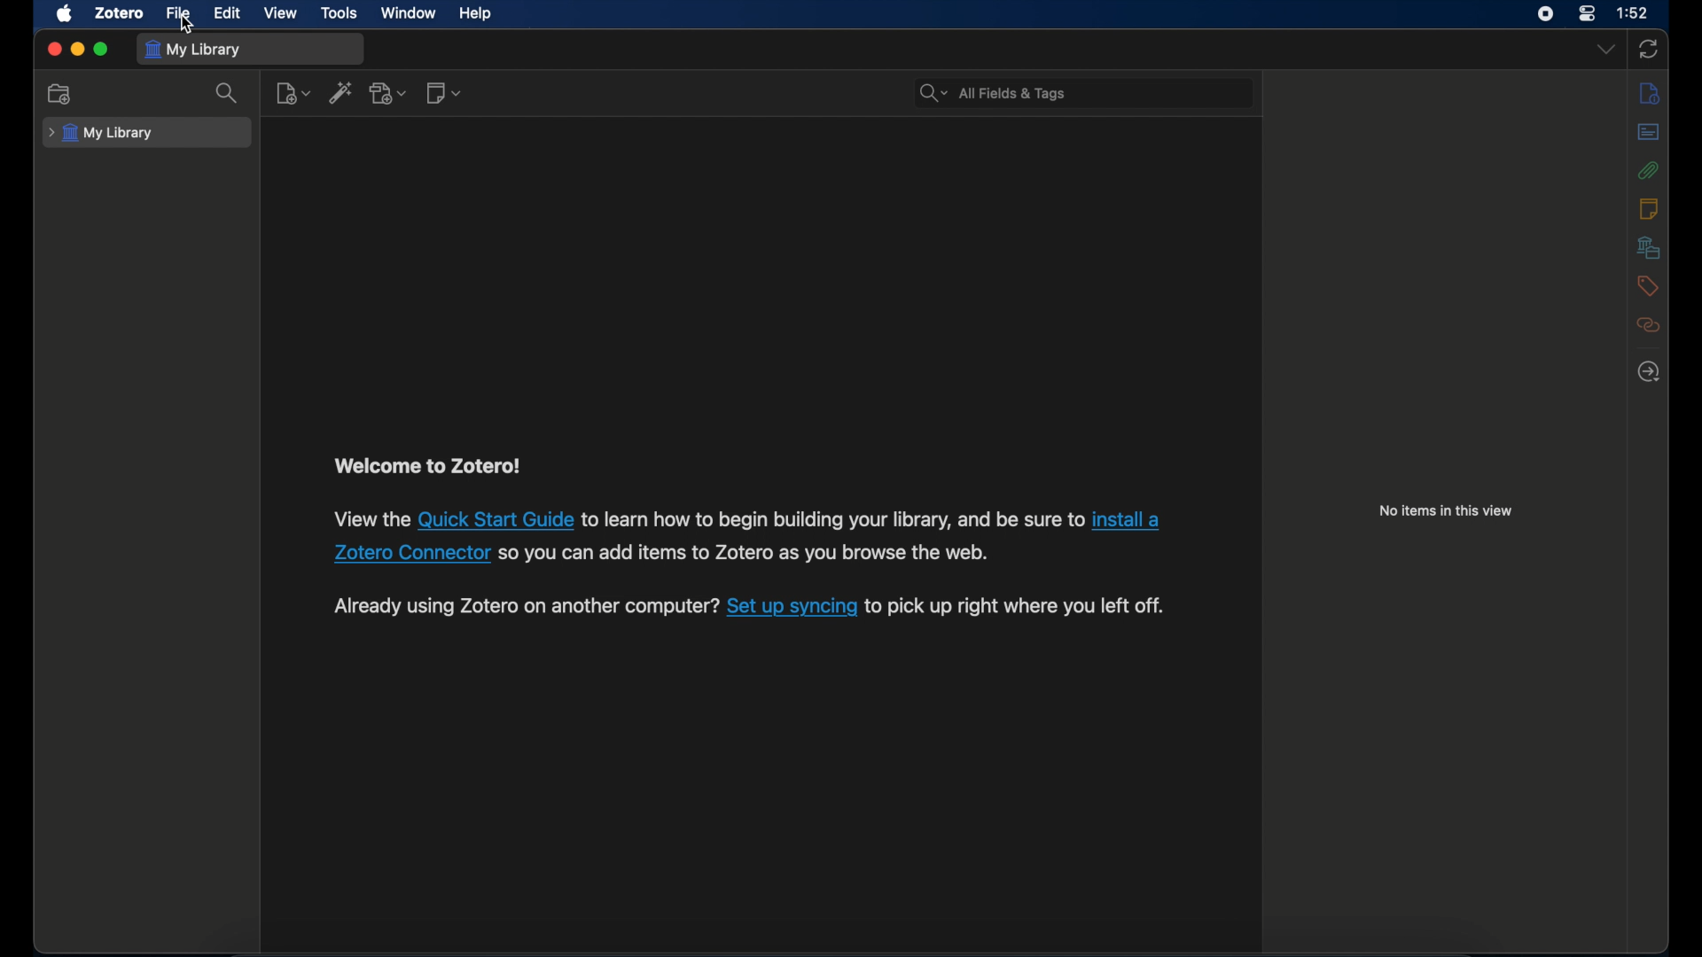 This screenshot has width=1702, height=957. Describe the element at coordinates (54, 50) in the screenshot. I see `close` at that location.